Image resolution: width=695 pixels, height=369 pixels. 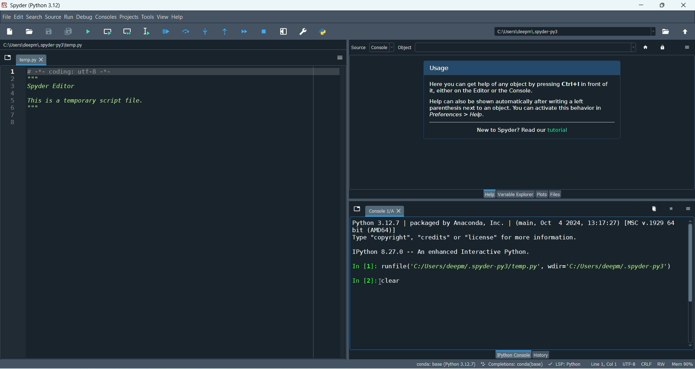 What do you see at coordinates (446, 364) in the screenshot?
I see `conda:base` at bounding box center [446, 364].